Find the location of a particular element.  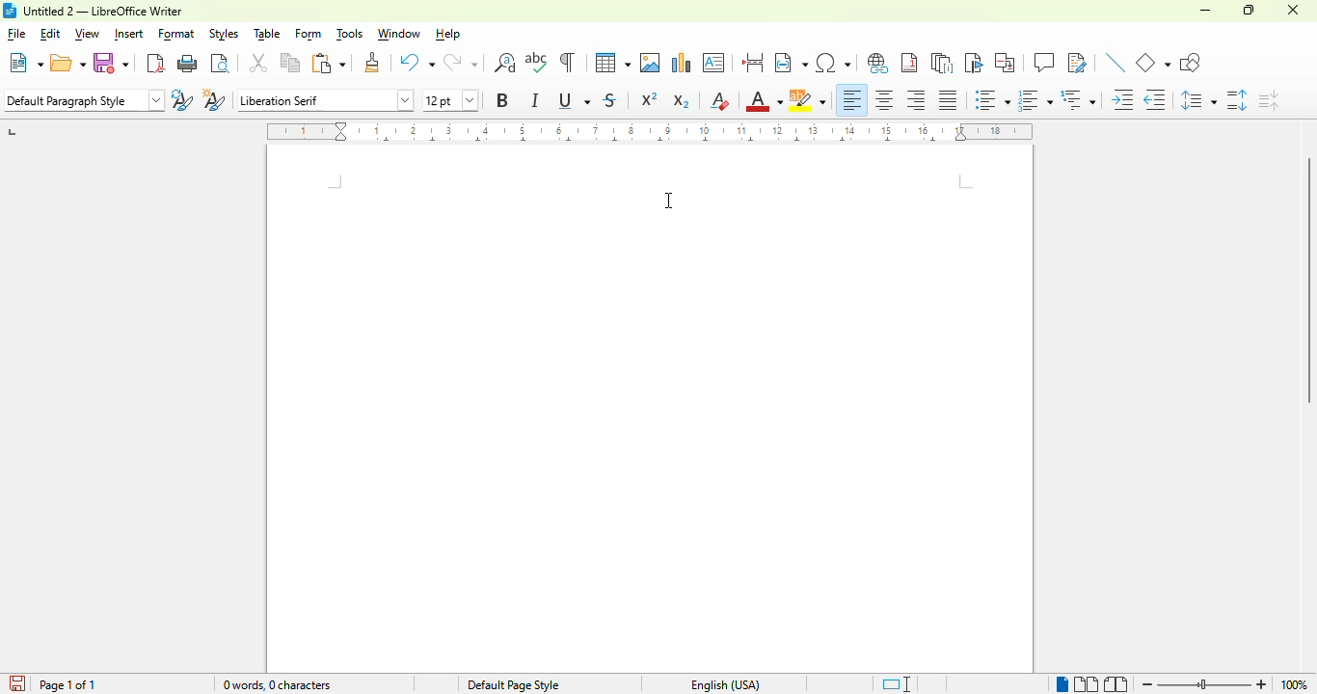

insert line is located at coordinates (1115, 62).